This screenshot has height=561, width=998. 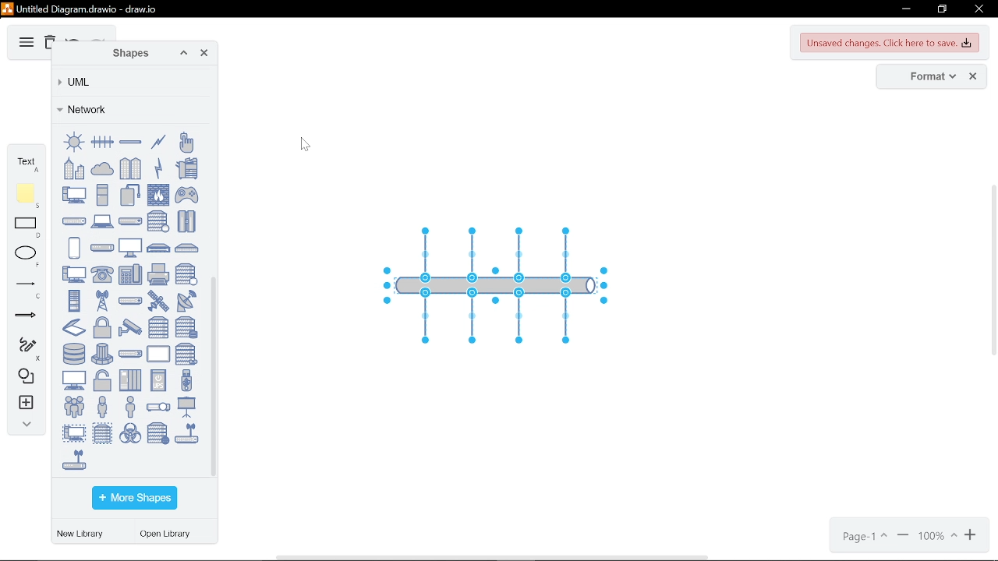 I want to click on mainframe, so click(x=186, y=221).